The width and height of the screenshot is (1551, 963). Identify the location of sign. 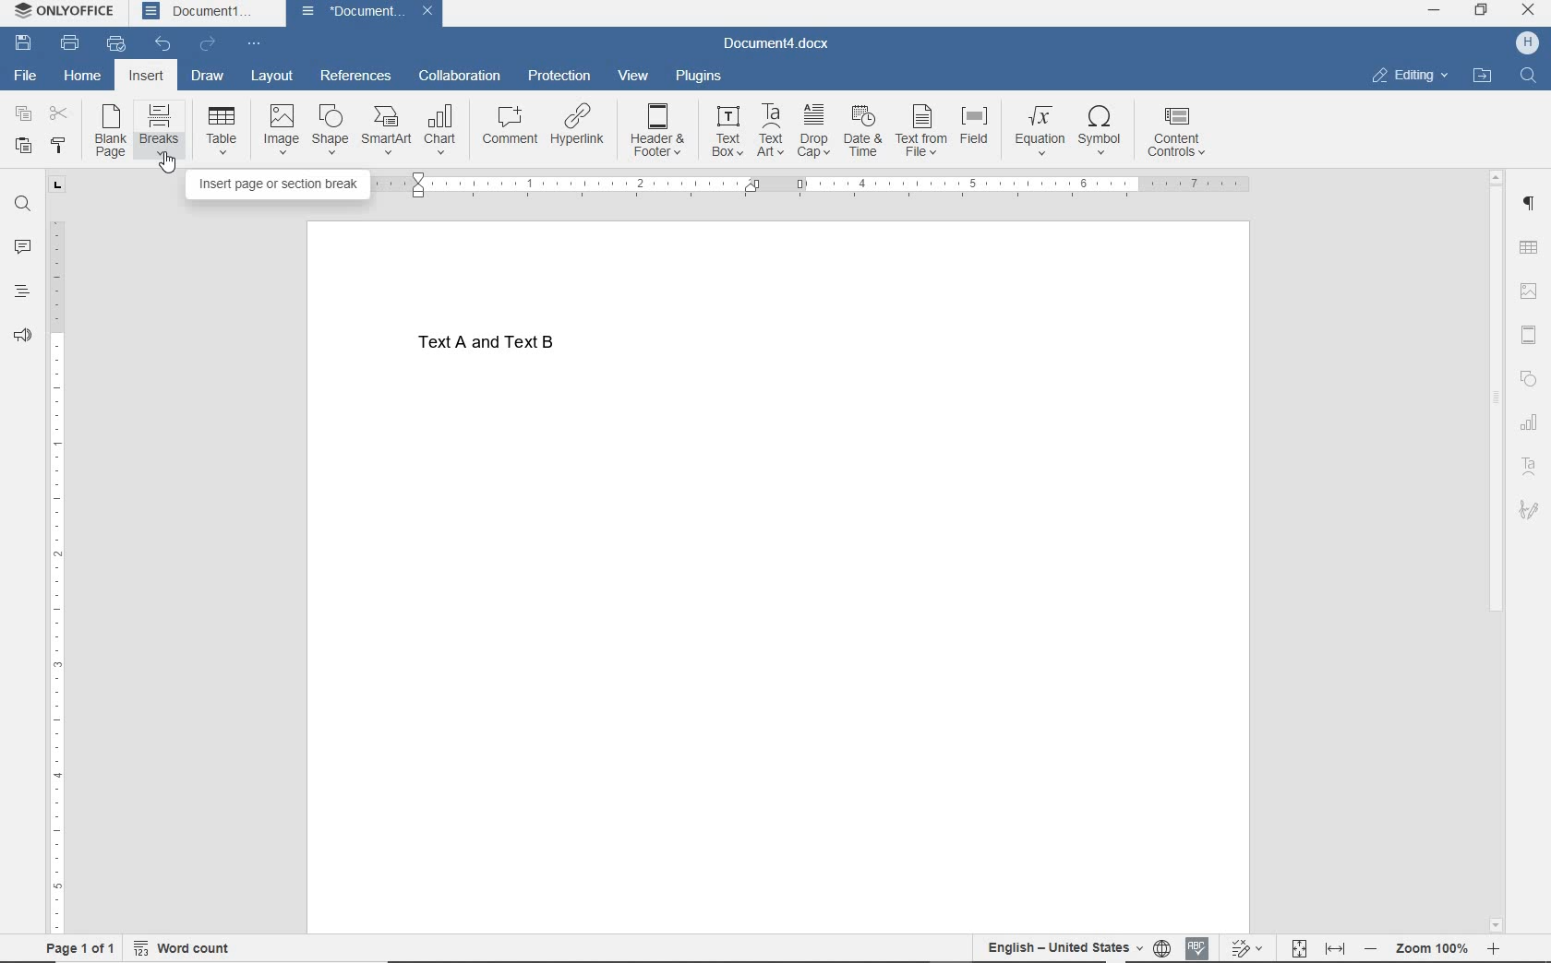
(1529, 509).